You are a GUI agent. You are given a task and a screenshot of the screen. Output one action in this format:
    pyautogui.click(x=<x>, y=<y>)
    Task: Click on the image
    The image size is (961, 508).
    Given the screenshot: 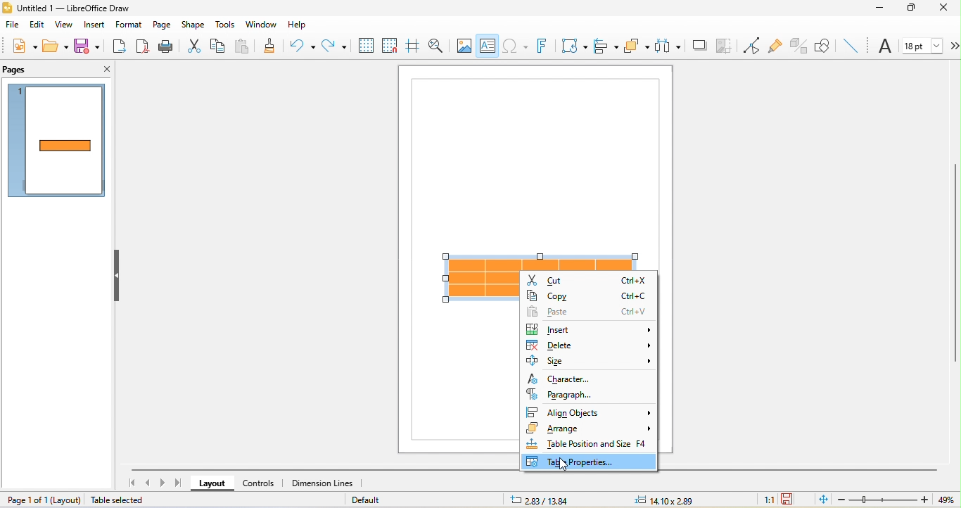 What is the action you would take?
    pyautogui.click(x=464, y=46)
    